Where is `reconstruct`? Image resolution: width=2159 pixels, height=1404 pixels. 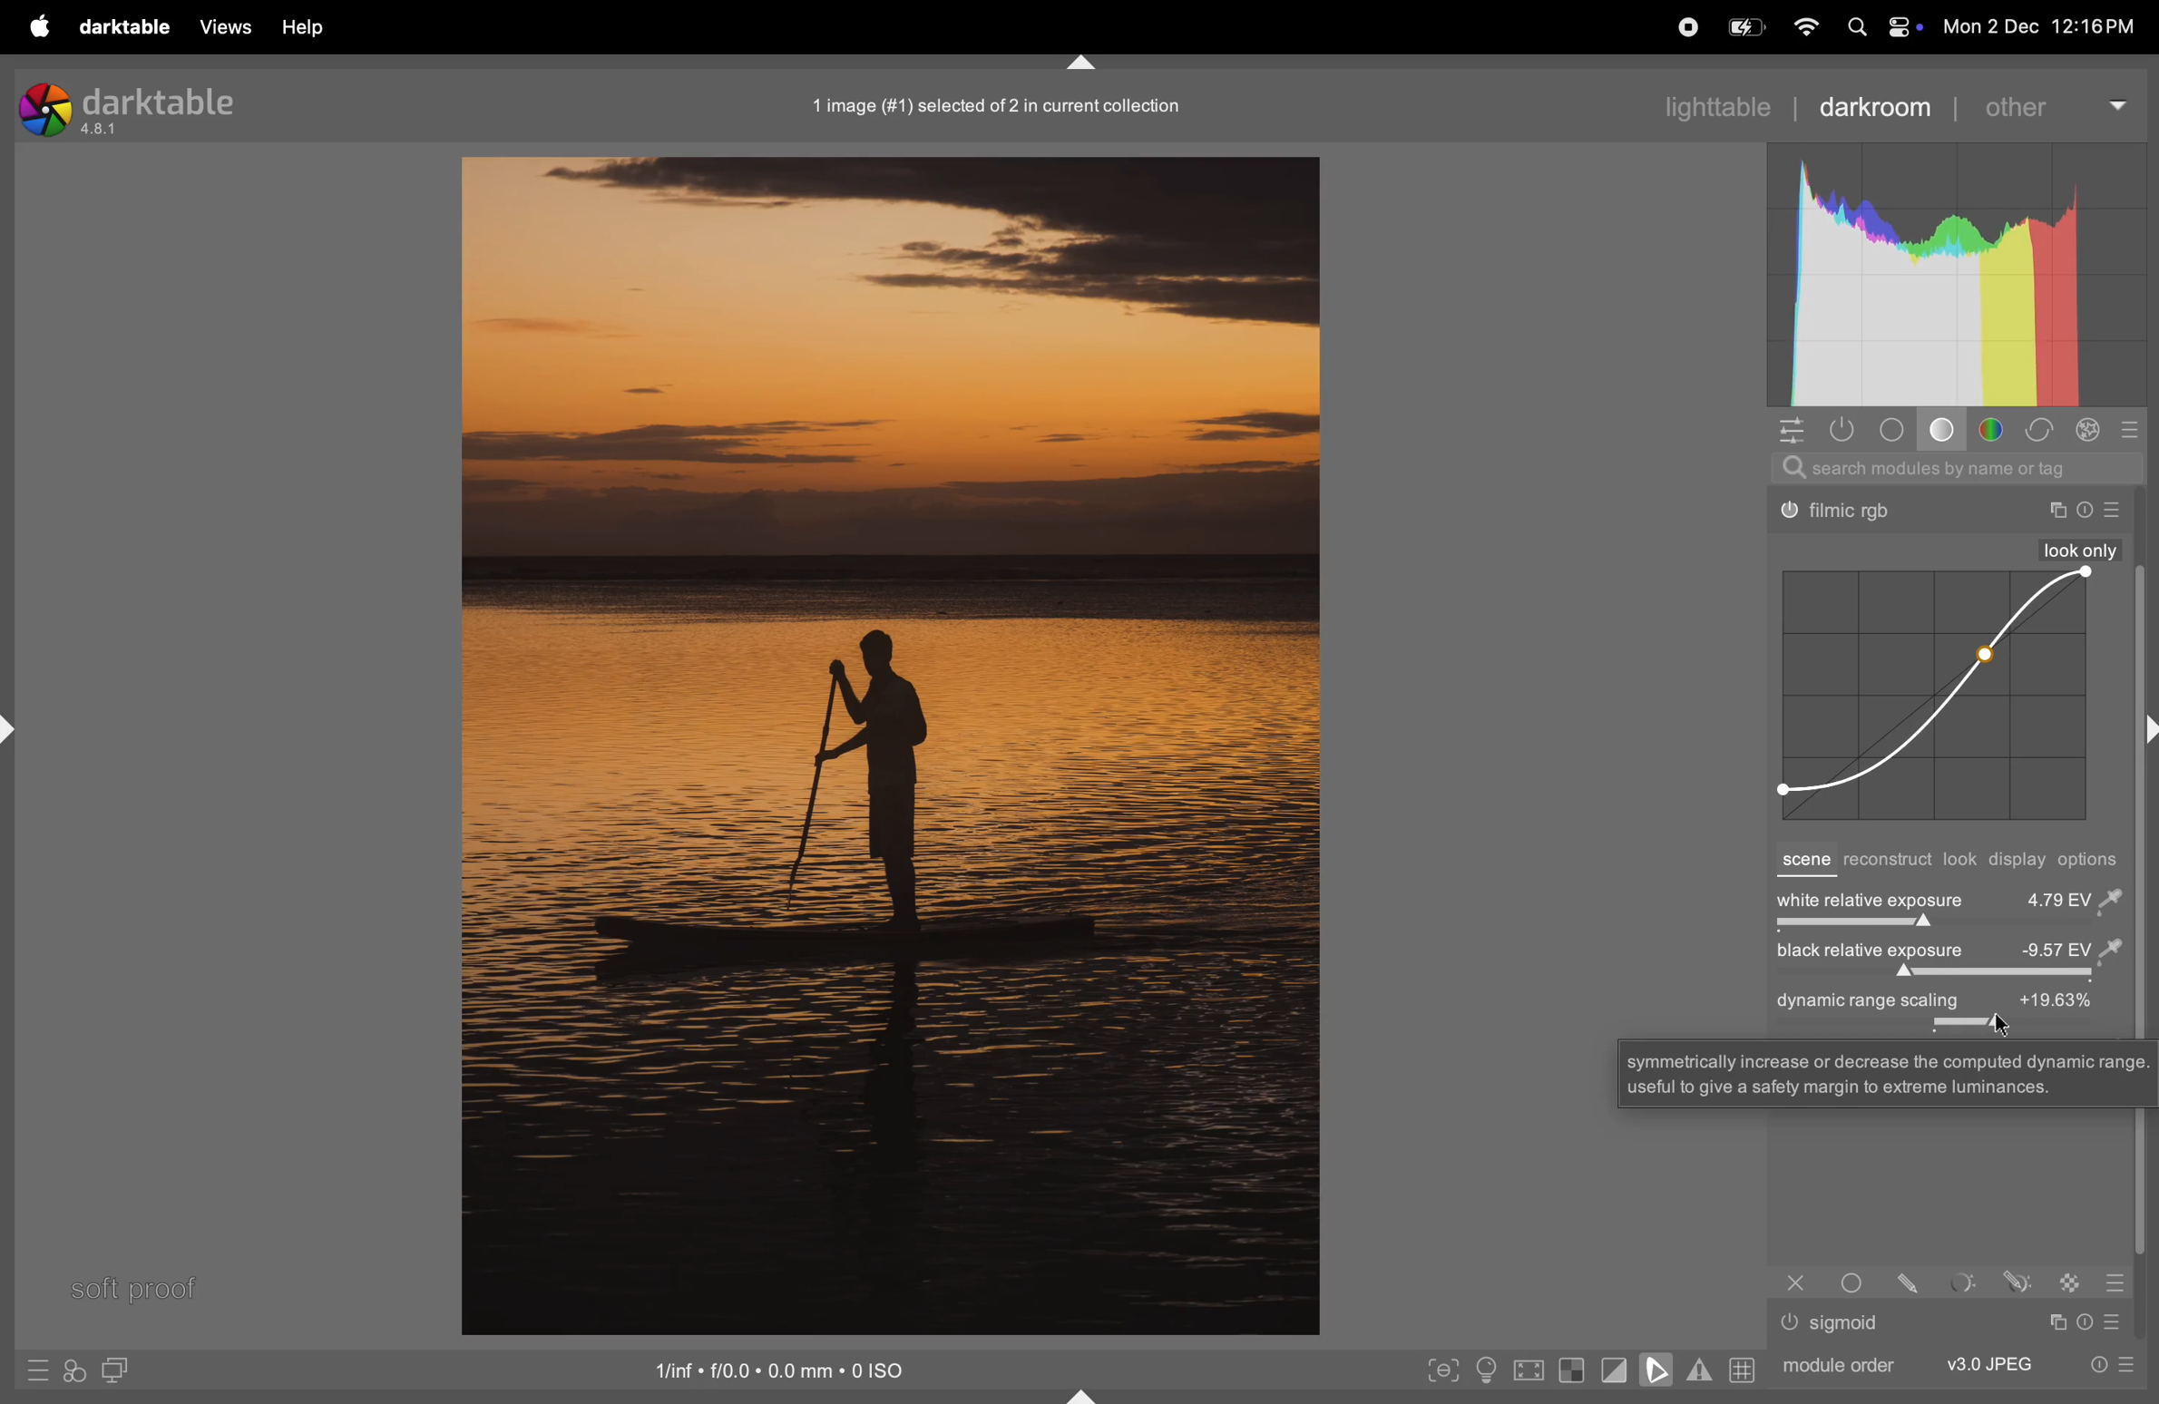
reconstruct is located at coordinates (1887, 862).